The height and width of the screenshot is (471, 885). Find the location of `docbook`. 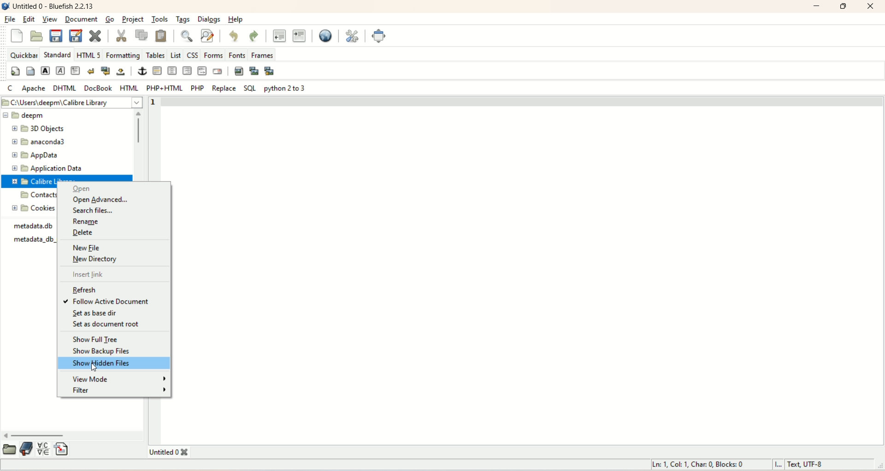

docbook is located at coordinates (98, 88).